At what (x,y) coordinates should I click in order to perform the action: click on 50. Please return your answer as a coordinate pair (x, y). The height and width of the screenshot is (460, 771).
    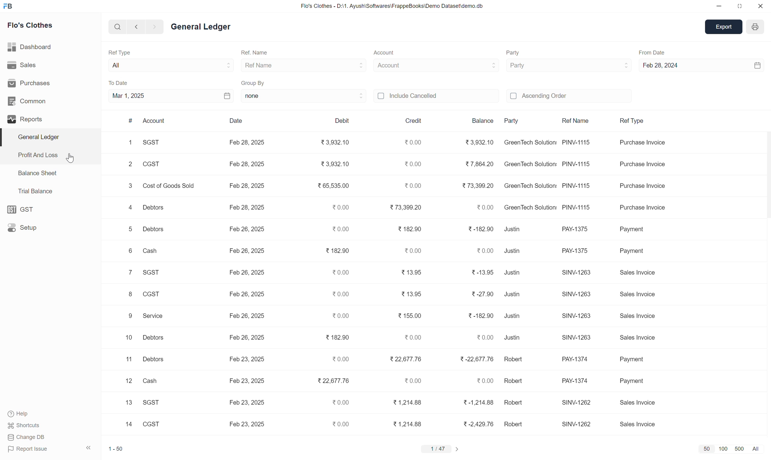
    Looking at the image, I should click on (704, 448).